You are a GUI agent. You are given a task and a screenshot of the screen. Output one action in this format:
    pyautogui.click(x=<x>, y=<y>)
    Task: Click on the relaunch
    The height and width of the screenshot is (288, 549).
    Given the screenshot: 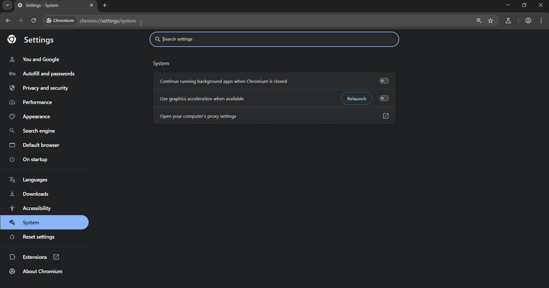 What is the action you would take?
    pyautogui.click(x=357, y=98)
    